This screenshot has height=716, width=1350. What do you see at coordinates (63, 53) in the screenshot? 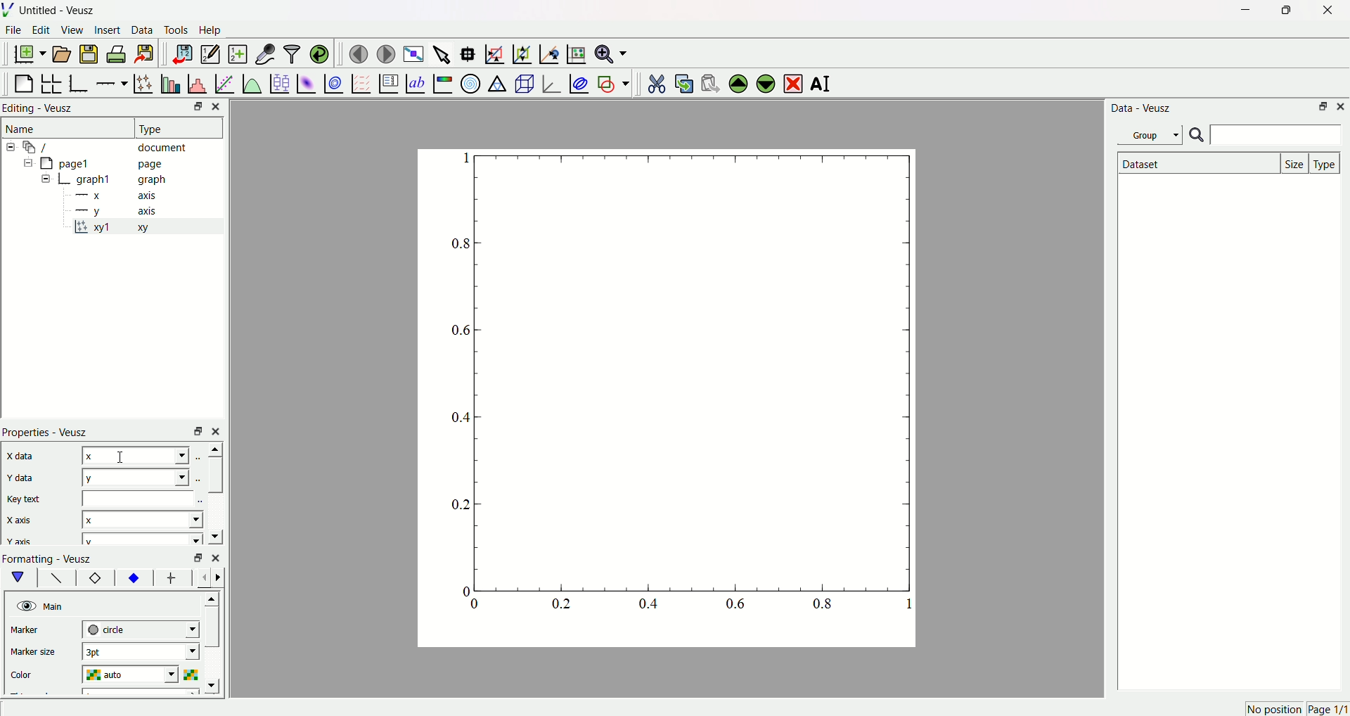
I see `open document` at bounding box center [63, 53].